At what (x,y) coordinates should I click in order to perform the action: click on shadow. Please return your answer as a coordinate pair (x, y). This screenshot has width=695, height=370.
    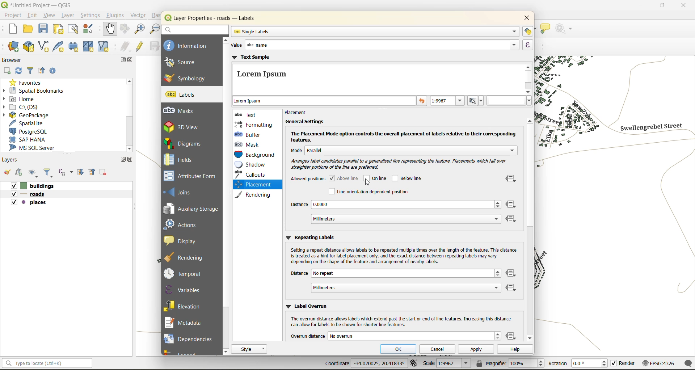
    Looking at the image, I should click on (254, 165).